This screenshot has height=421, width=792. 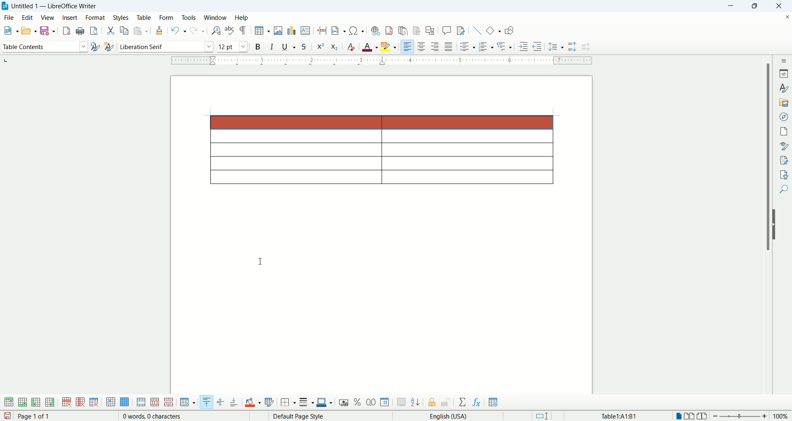 I want to click on center vertically, so click(x=220, y=402).